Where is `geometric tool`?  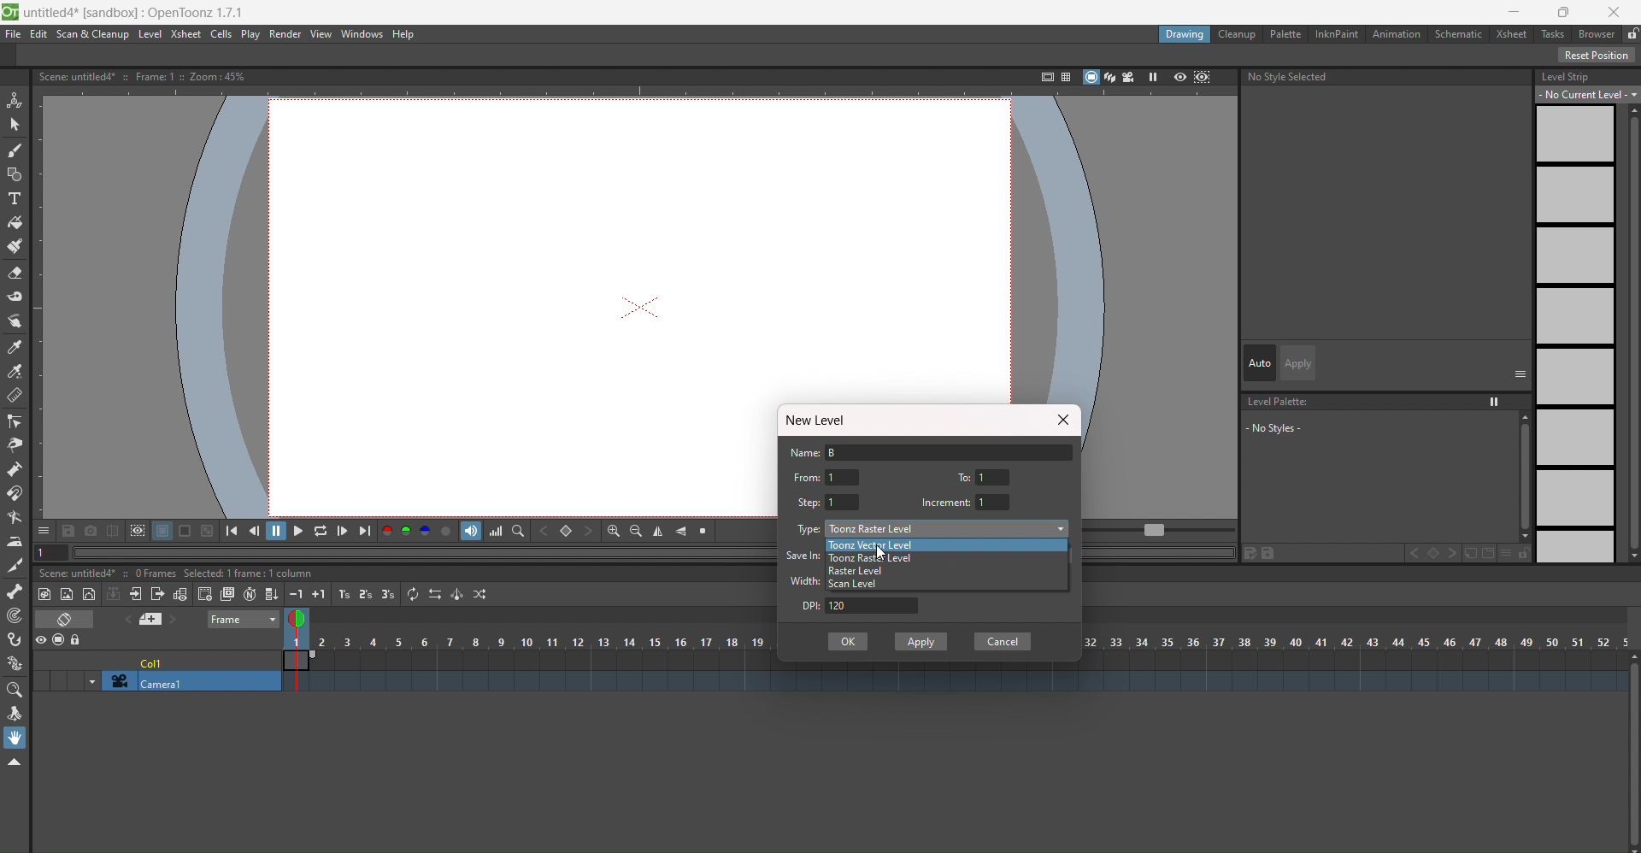 geometric tool is located at coordinates (14, 176).